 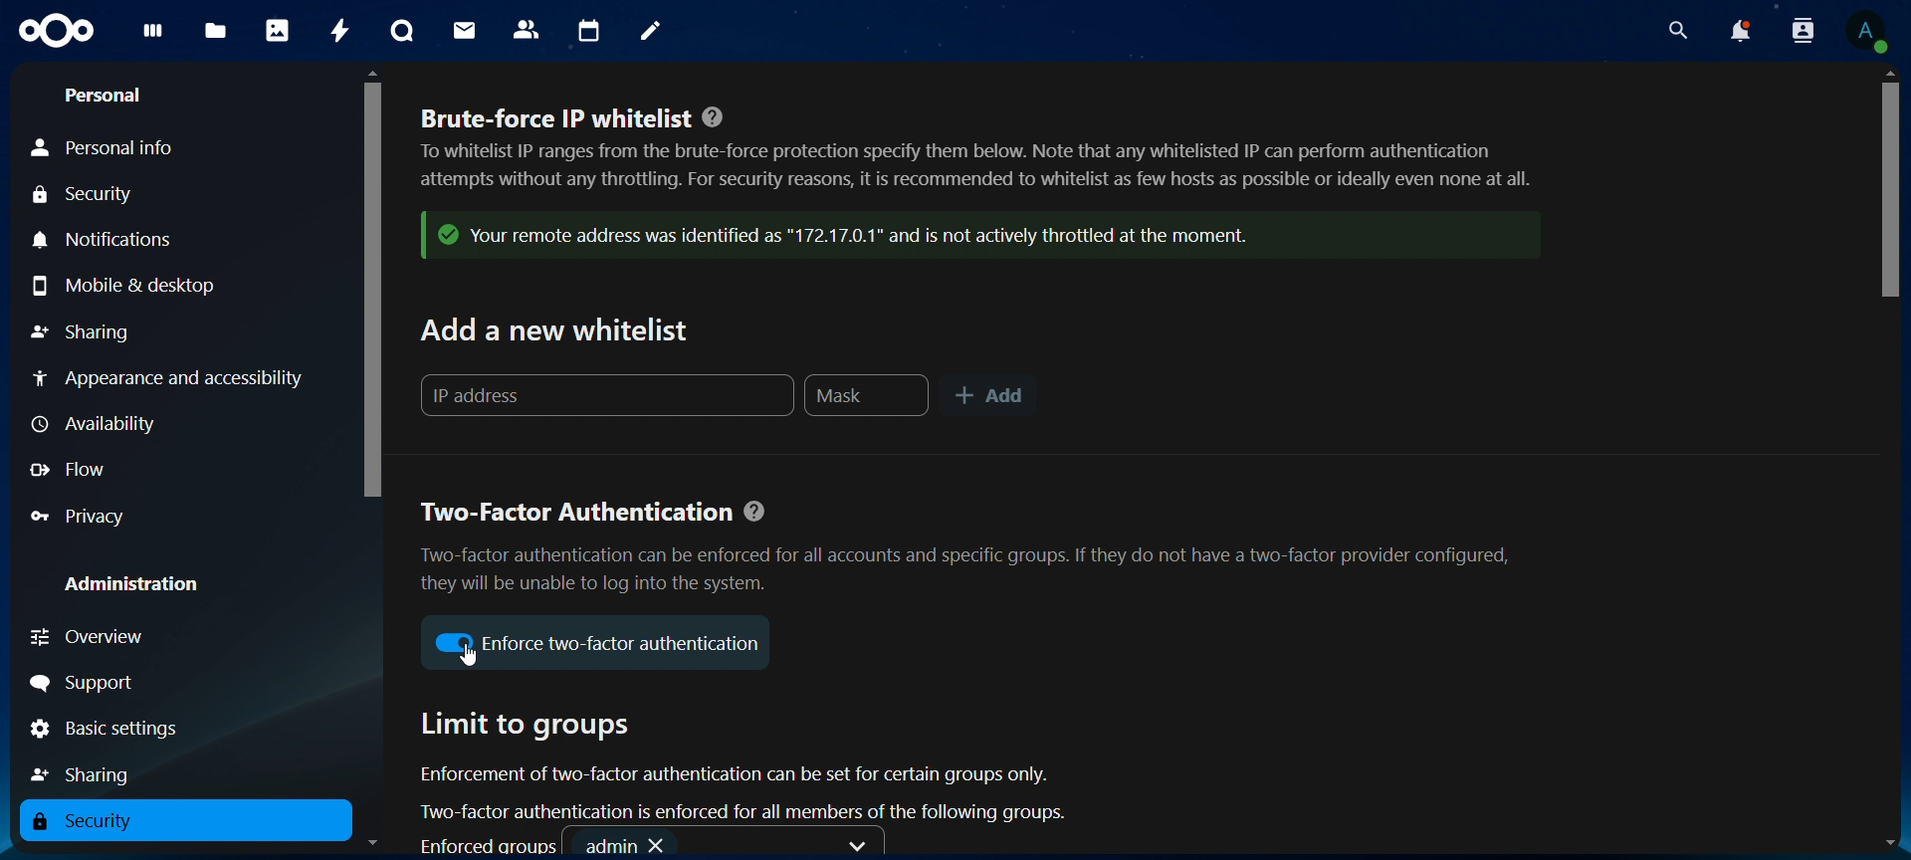 I want to click on security, so click(x=85, y=820).